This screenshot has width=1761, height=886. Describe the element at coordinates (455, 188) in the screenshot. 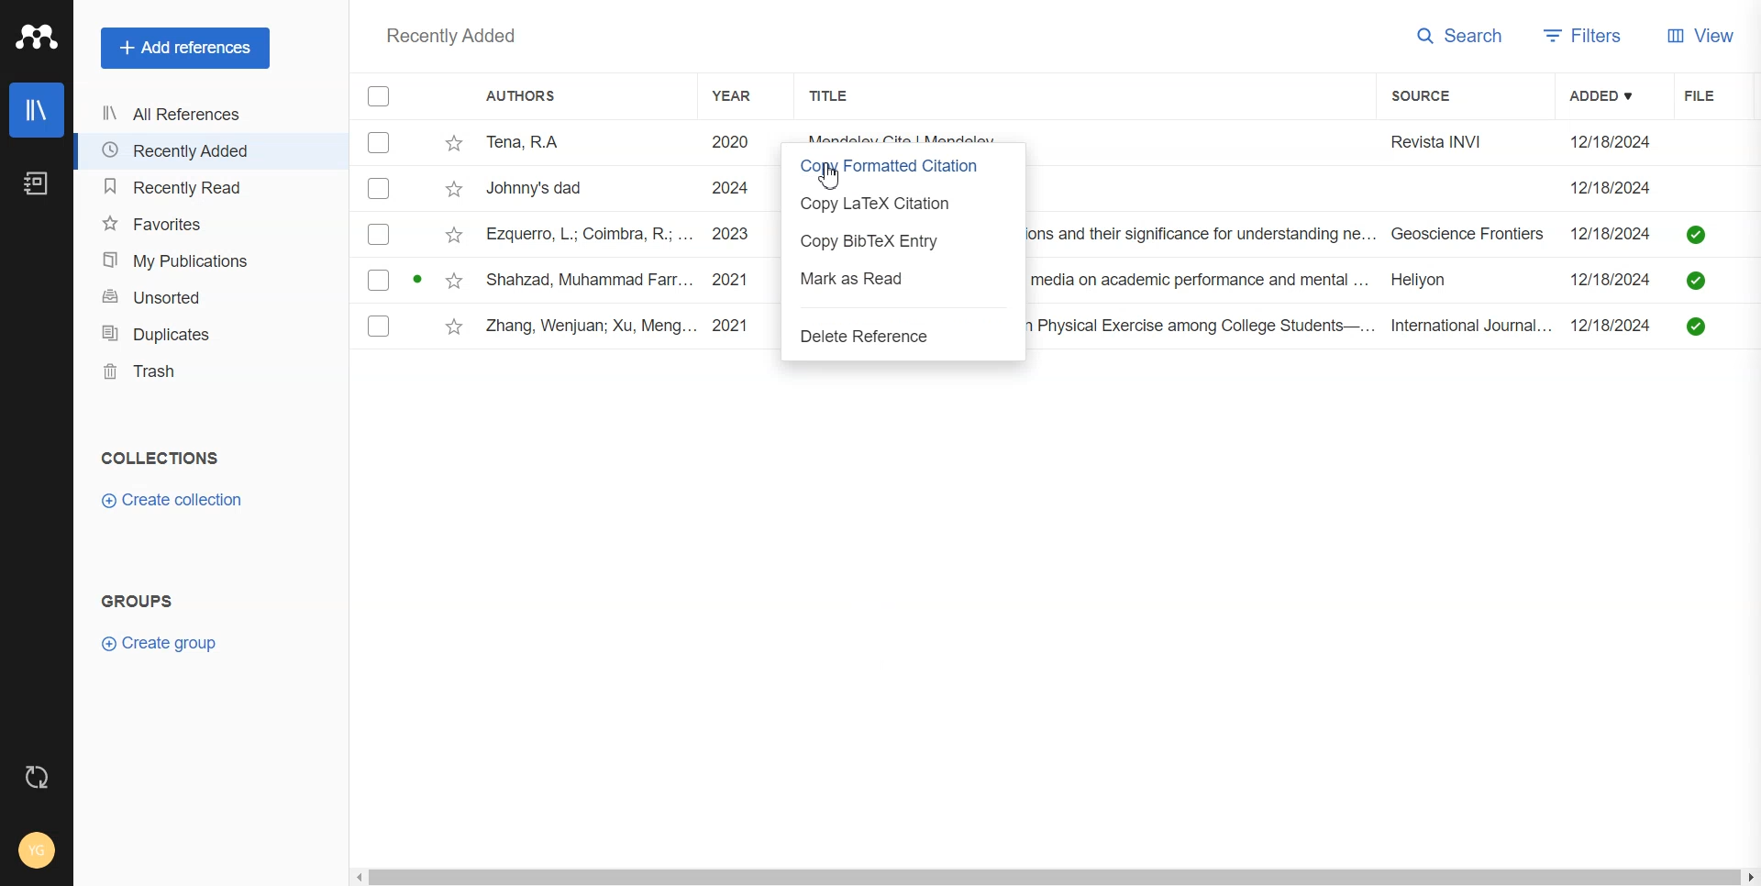

I see `Star` at that location.